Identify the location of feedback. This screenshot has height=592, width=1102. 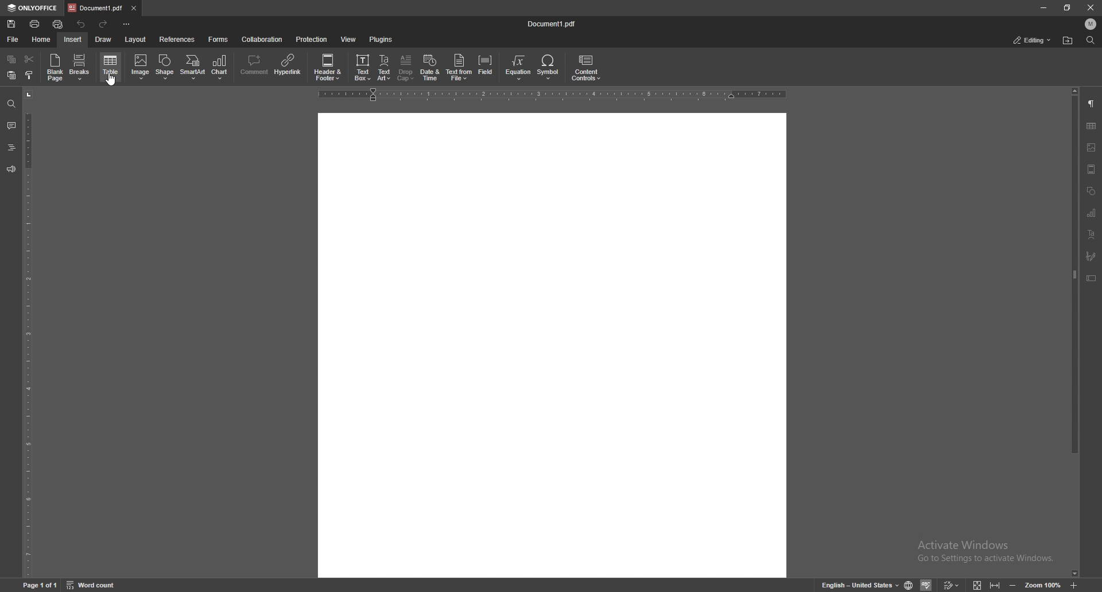
(11, 169).